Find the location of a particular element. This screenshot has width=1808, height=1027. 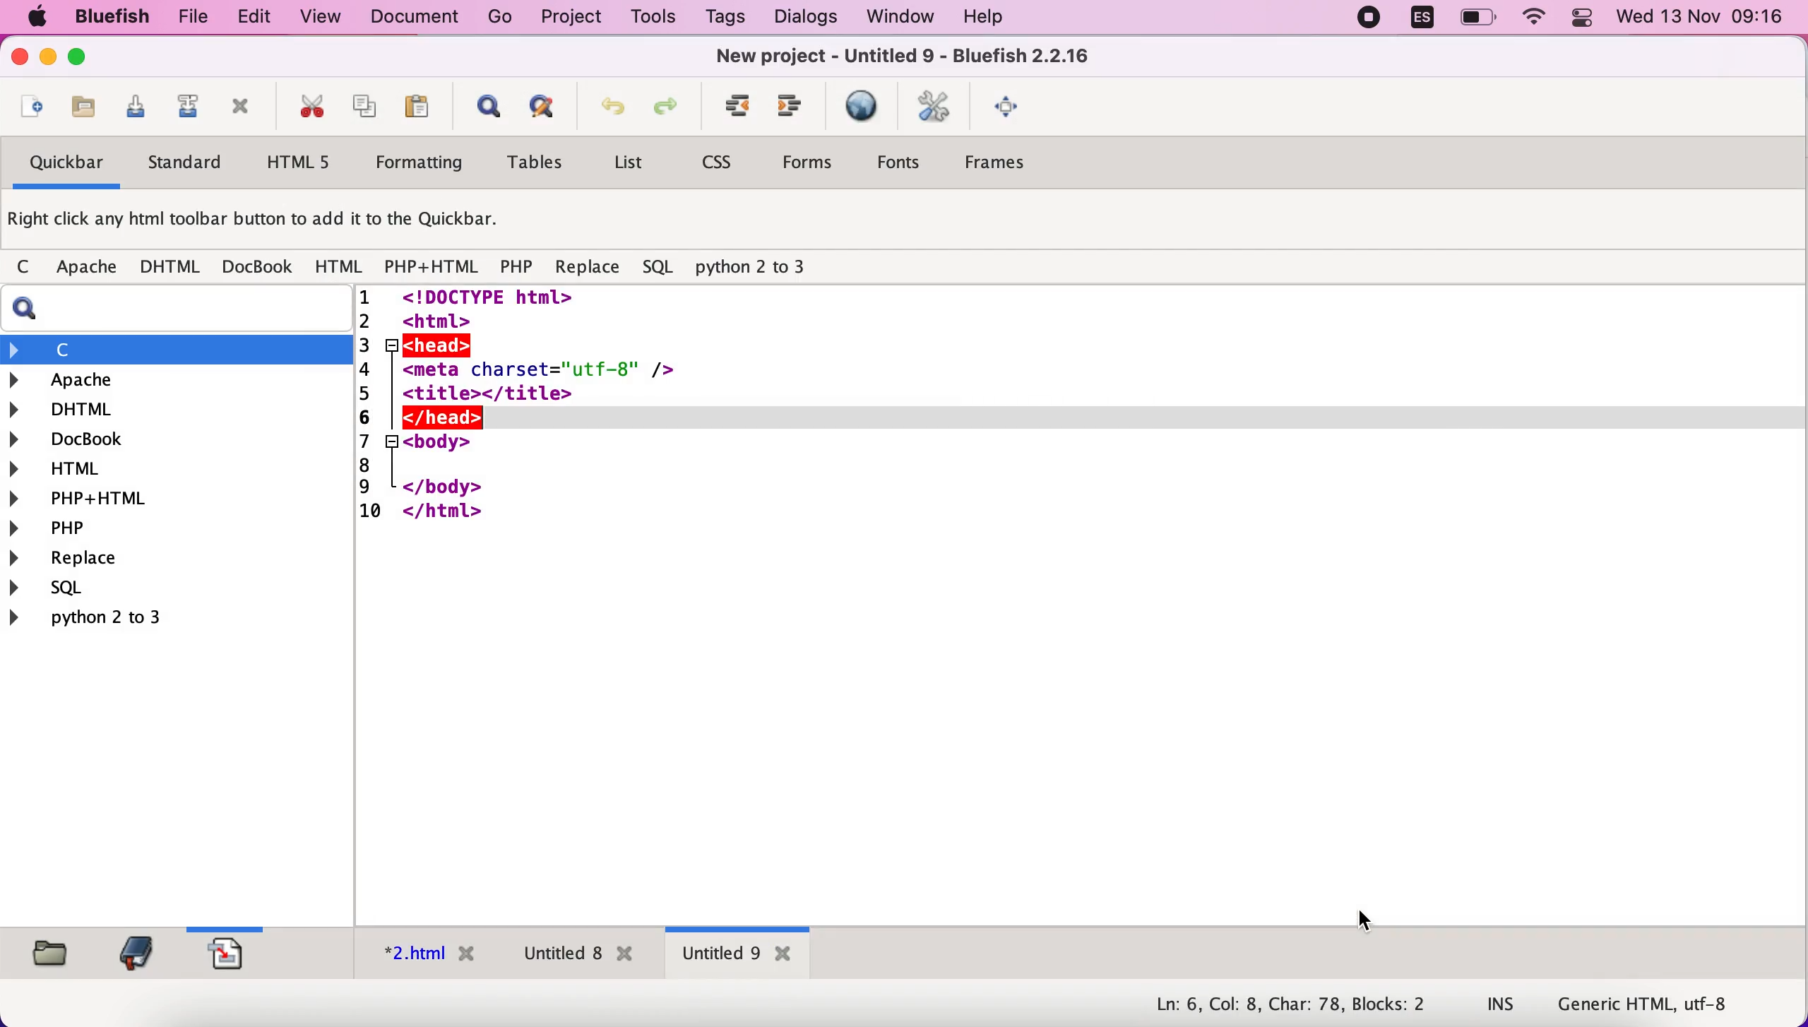

c is located at coordinates (23, 268).